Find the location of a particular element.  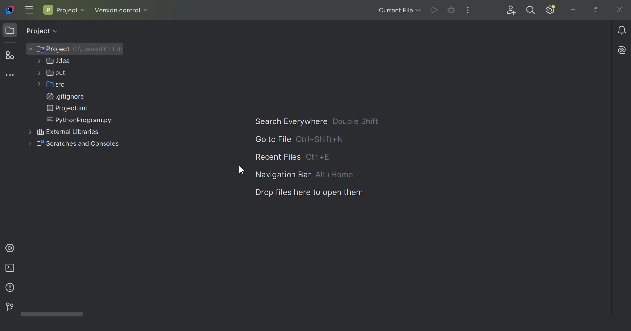

Ctrl+E is located at coordinates (321, 156).